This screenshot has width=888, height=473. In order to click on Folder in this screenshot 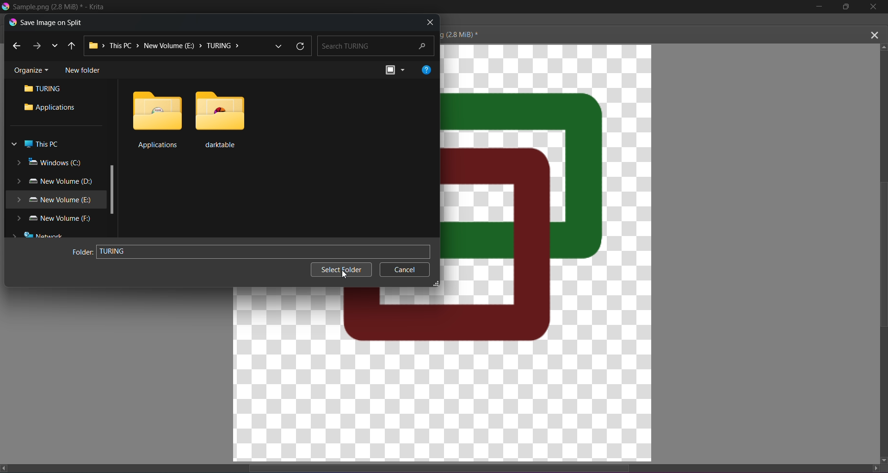, I will do `click(79, 252)`.